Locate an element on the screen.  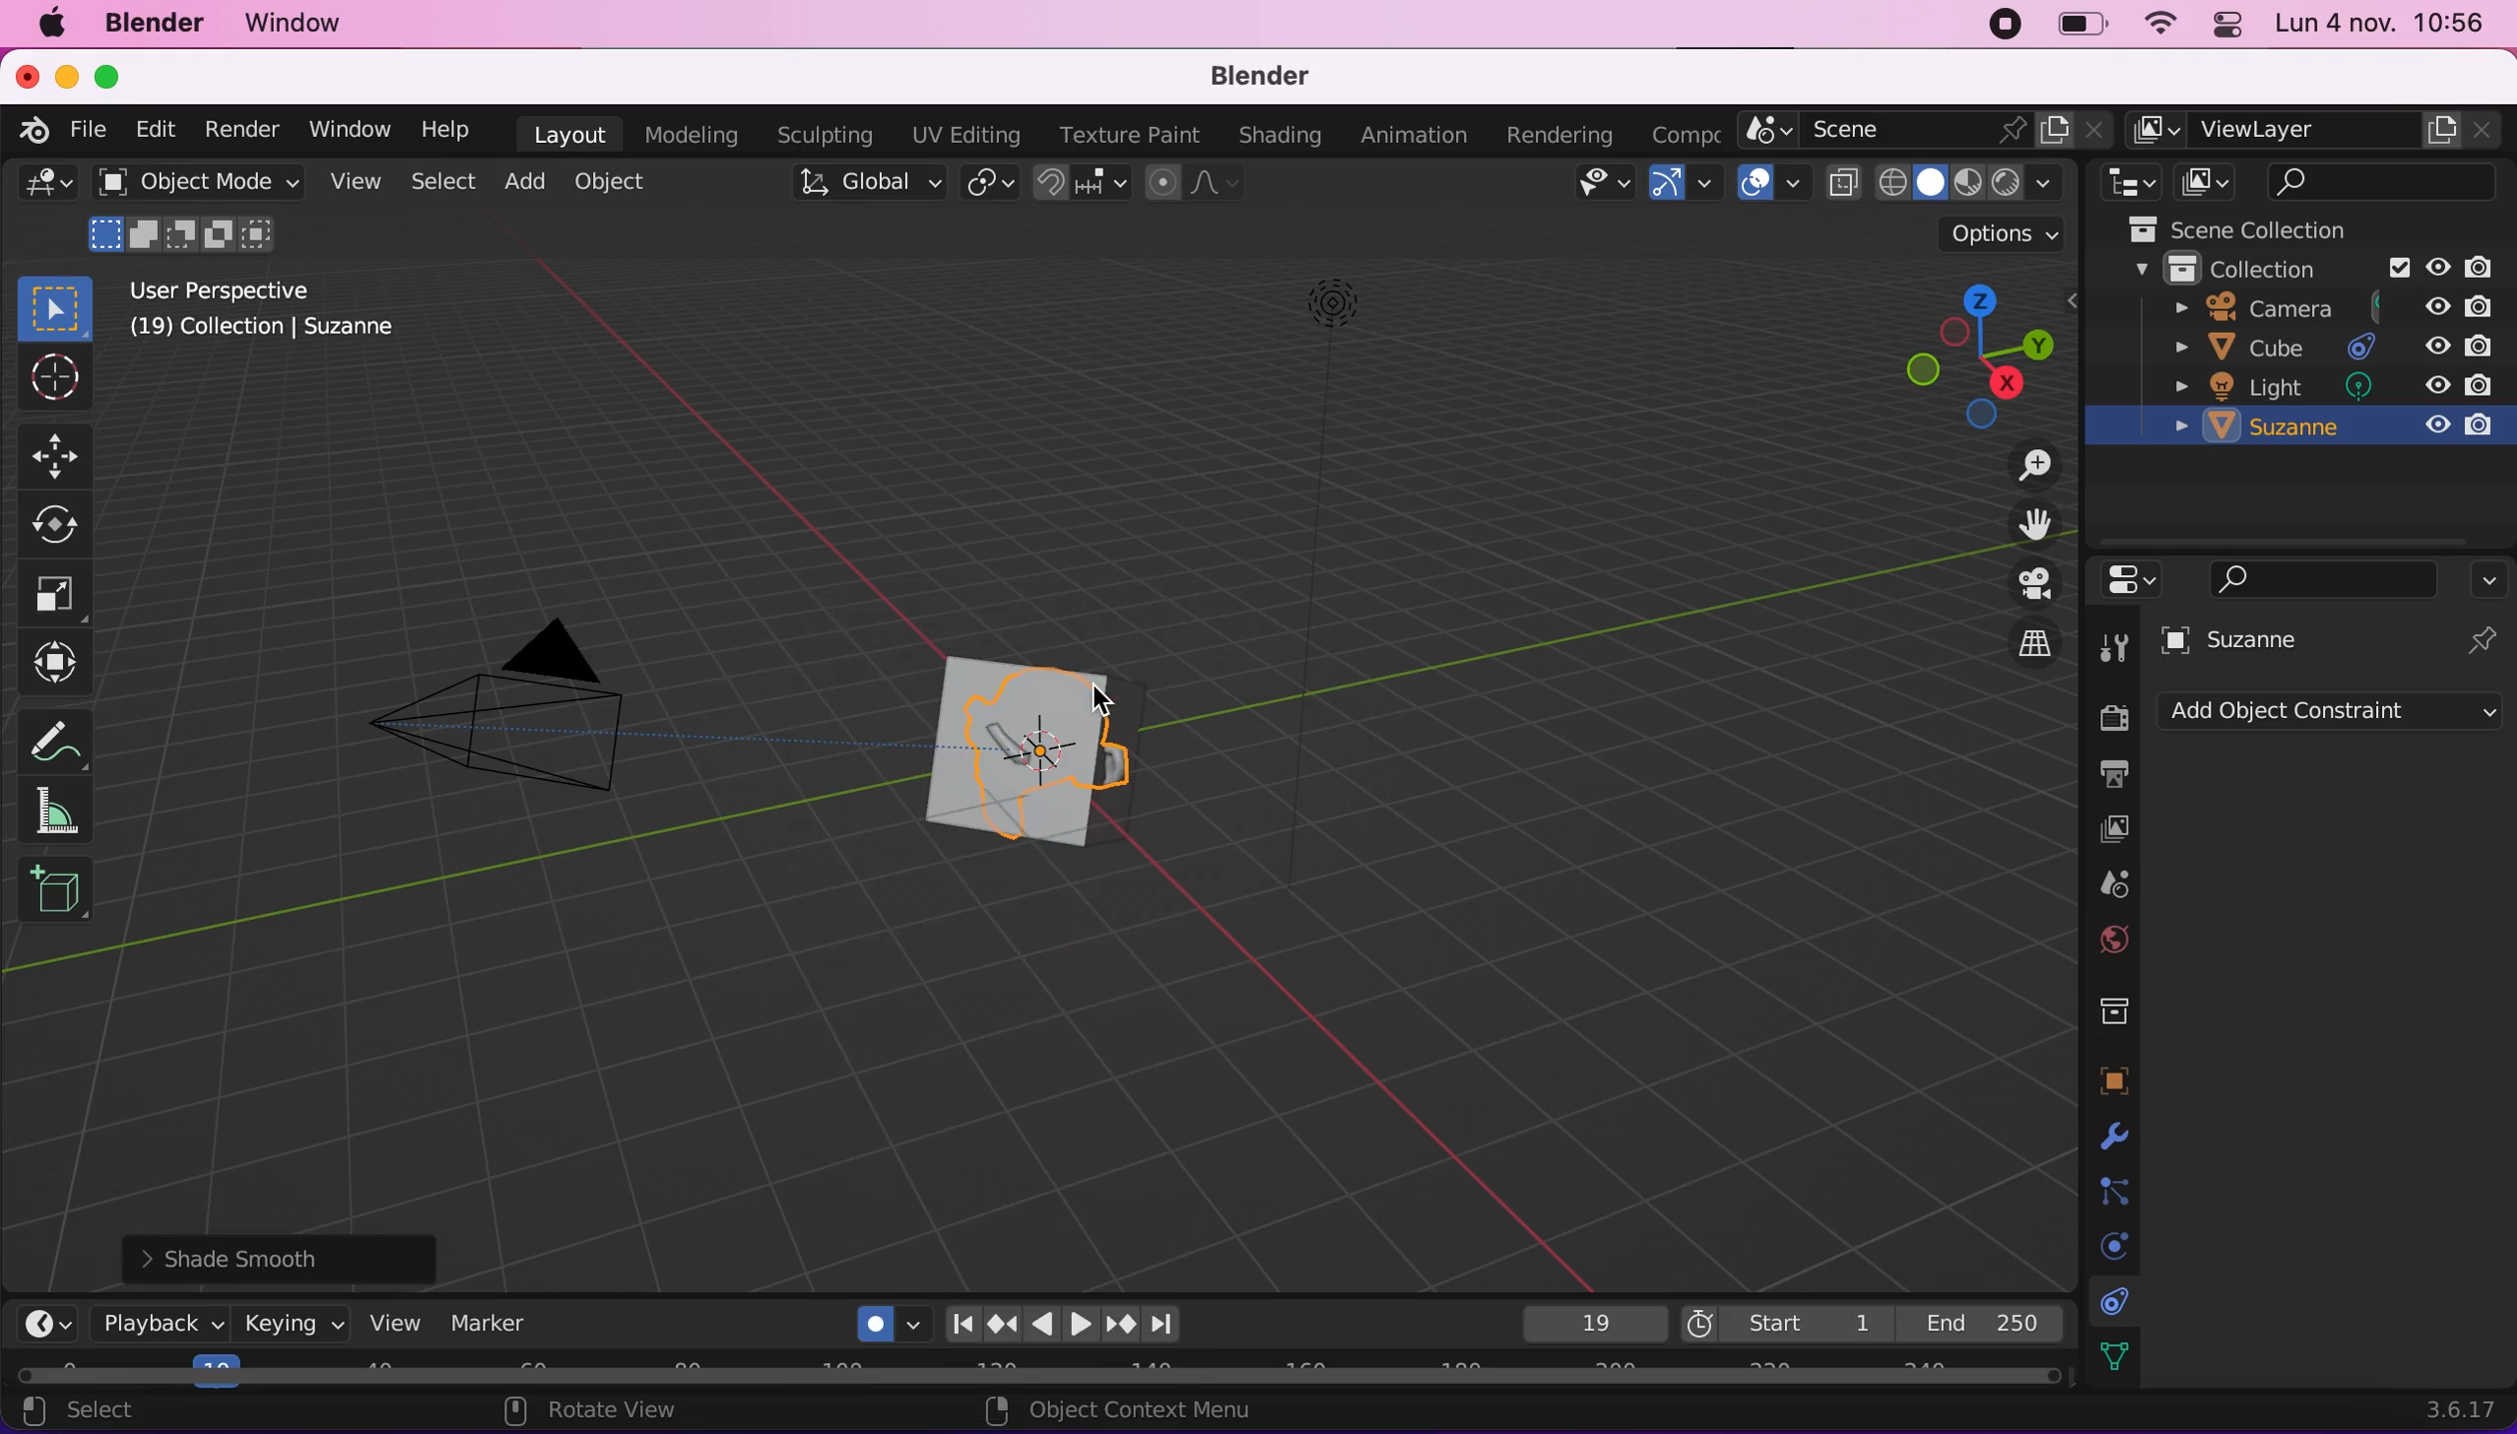
transformation orientation is located at coordinates (867, 183).